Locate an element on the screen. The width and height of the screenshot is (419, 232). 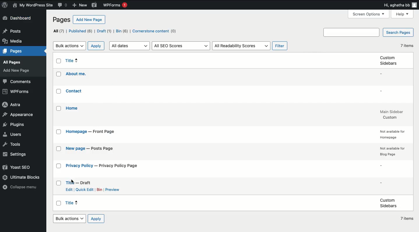
Title is located at coordinates (103, 166).